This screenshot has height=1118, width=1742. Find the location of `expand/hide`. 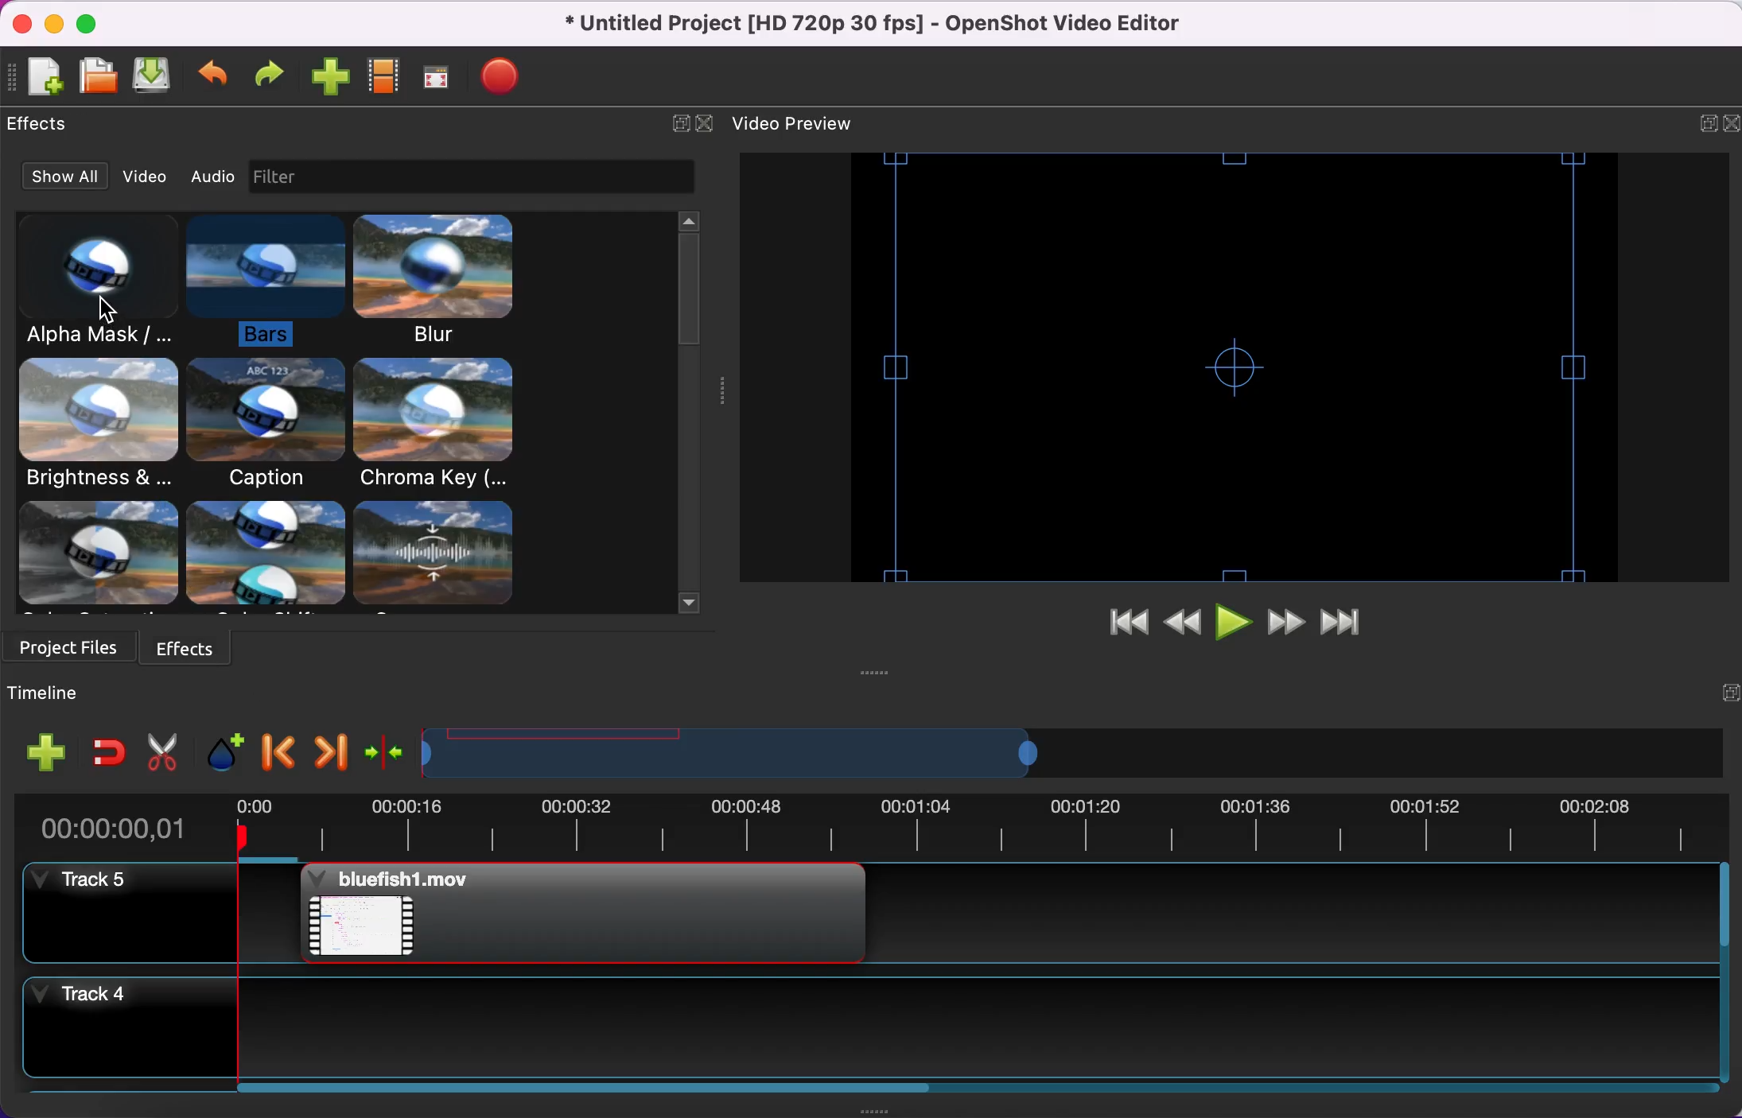

expand/hide is located at coordinates (680, 129).